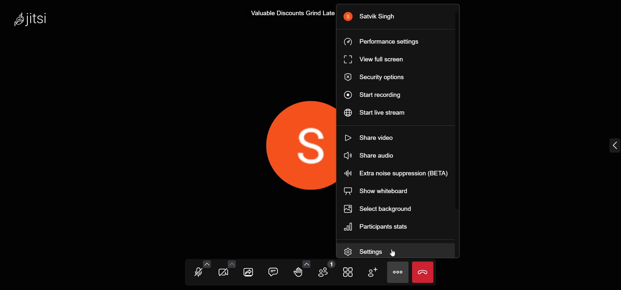 The width and height of the screenshot is (621, 290). What do you see at coordinates (32, 19) in the screenshot?
I see `jitsi` at bounding box center [32, 19].